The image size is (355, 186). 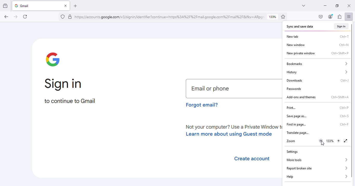 I want to click on new window, so click(x=296, y=45).